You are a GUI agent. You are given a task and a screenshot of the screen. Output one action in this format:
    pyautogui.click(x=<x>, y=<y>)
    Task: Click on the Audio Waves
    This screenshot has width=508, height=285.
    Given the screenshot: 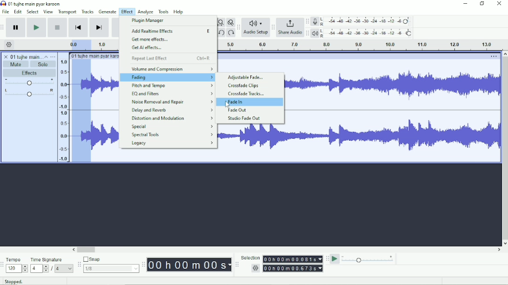 What is the action you would take?
    pyautogui.click(x=394, y=136)
    